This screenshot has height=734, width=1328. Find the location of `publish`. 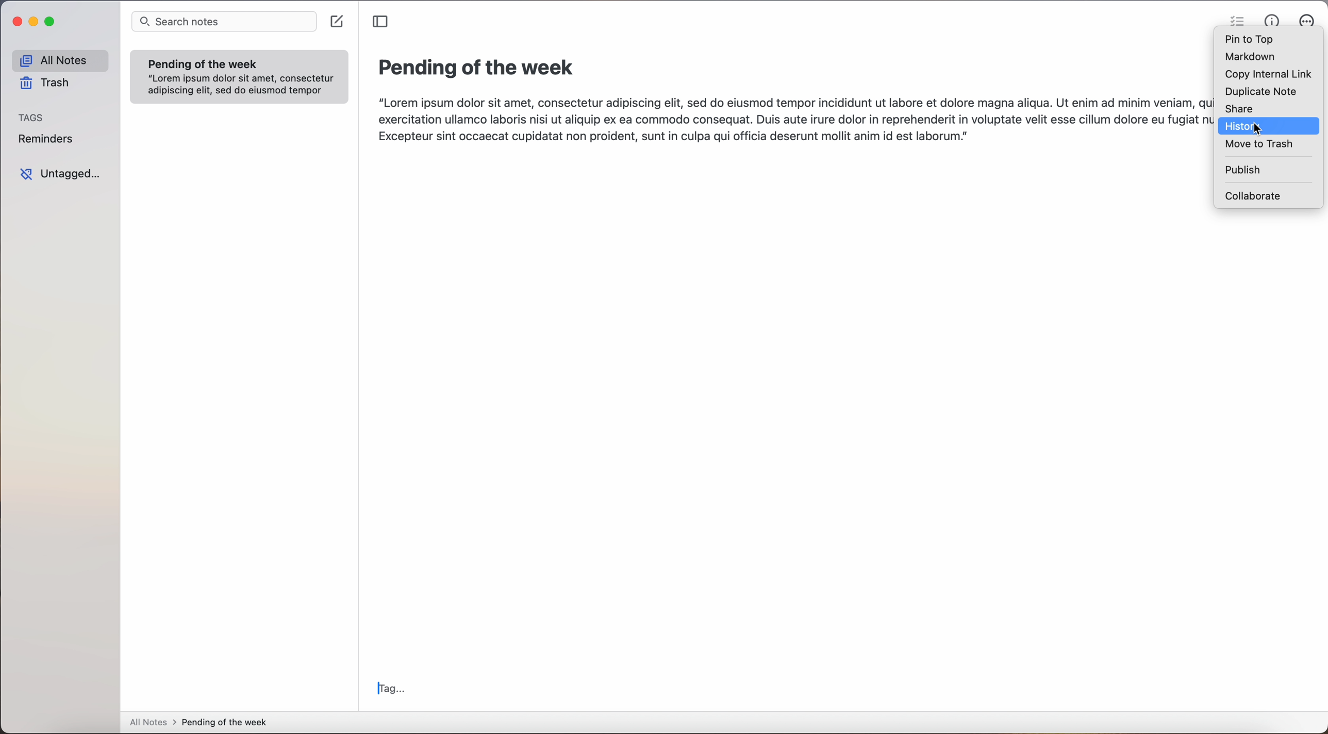

publish is located at coordinates (1243, 171).